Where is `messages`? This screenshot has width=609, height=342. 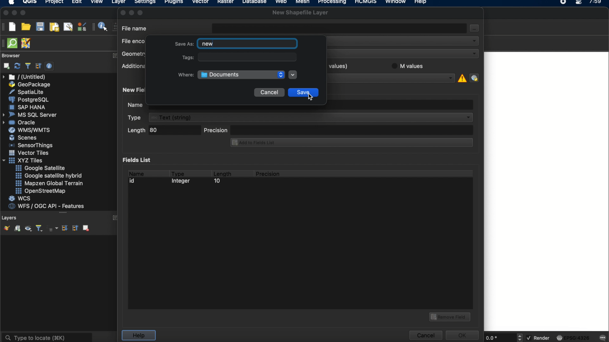 messages is located at coordinates (602, 338).